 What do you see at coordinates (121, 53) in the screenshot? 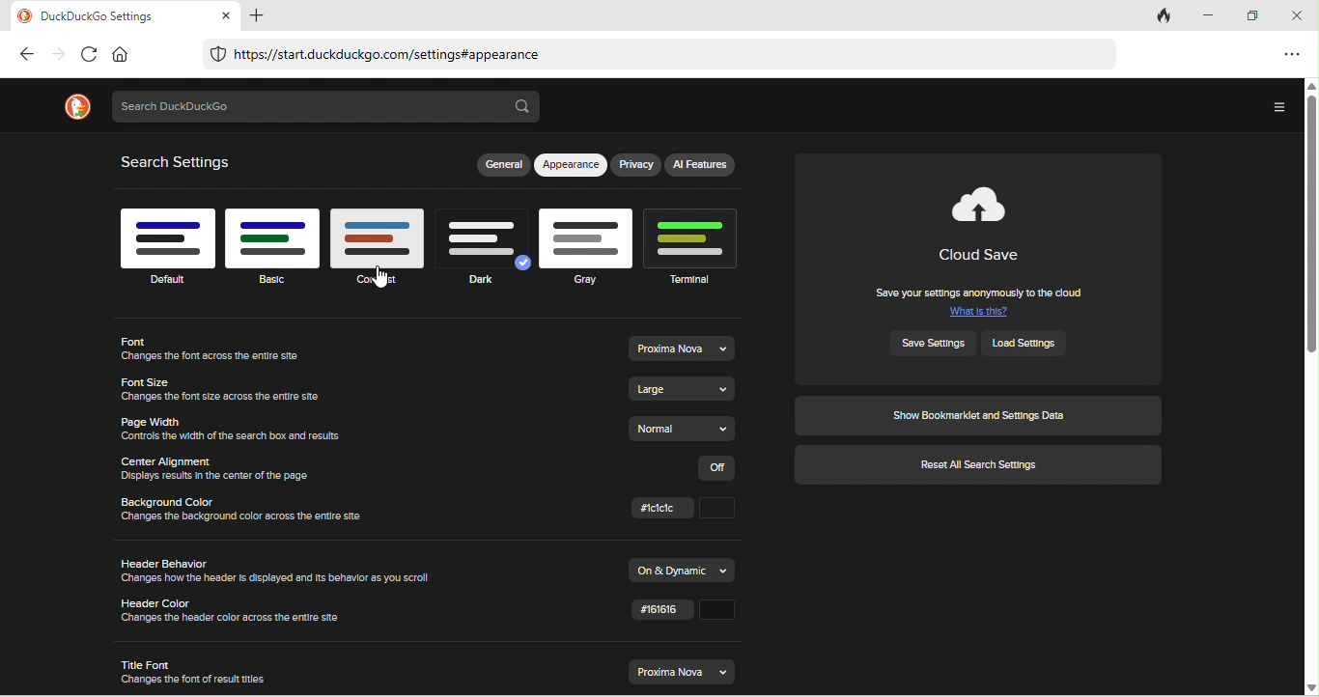
I see `home` at bounding box center [121, 53].